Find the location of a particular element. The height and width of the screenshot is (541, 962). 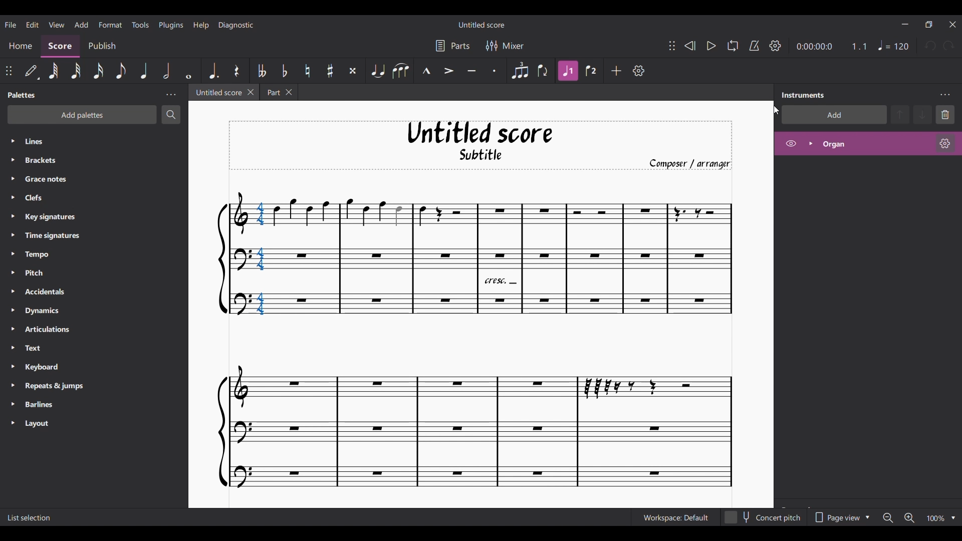

Panel title is located at coordinates (803, 95).